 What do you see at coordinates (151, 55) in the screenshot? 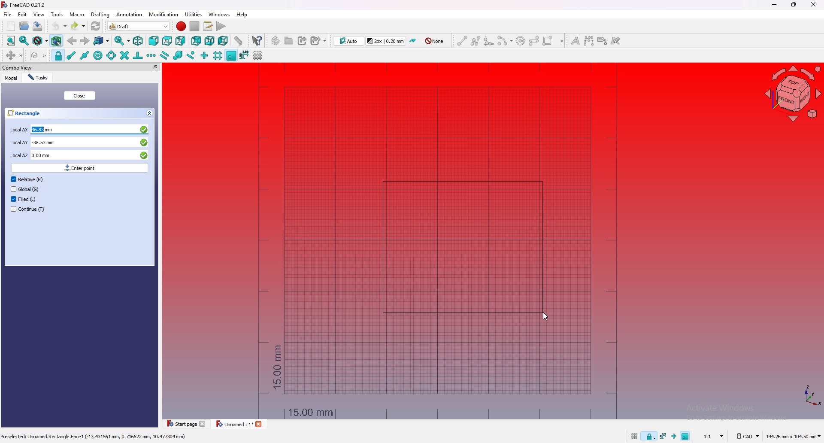
I see `snap extension` at bounding box center [151, 55].